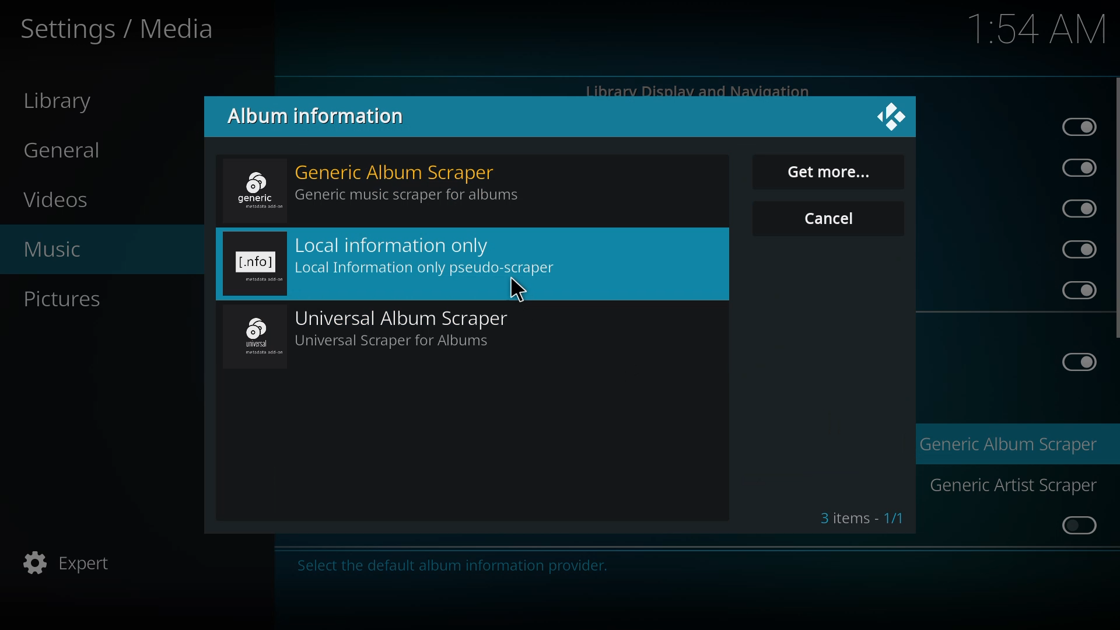  I want to click on info, so click(455, 566).